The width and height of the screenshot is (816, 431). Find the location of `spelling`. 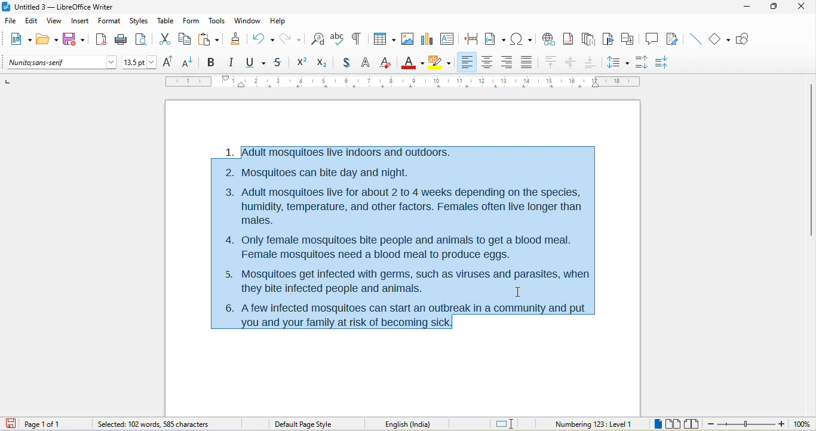

spelling is located at coordinates (338, 40).